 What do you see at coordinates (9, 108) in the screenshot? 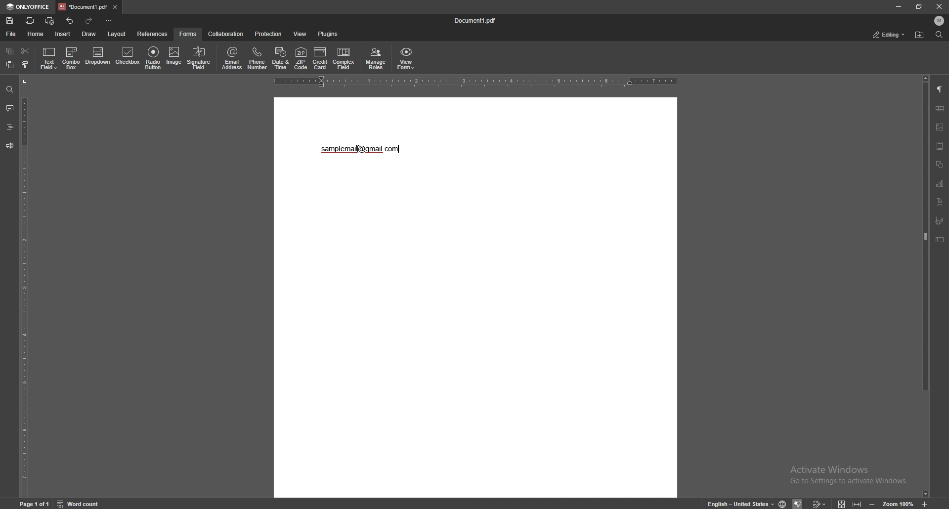
I see `comments` at bounding box center [9, 108].